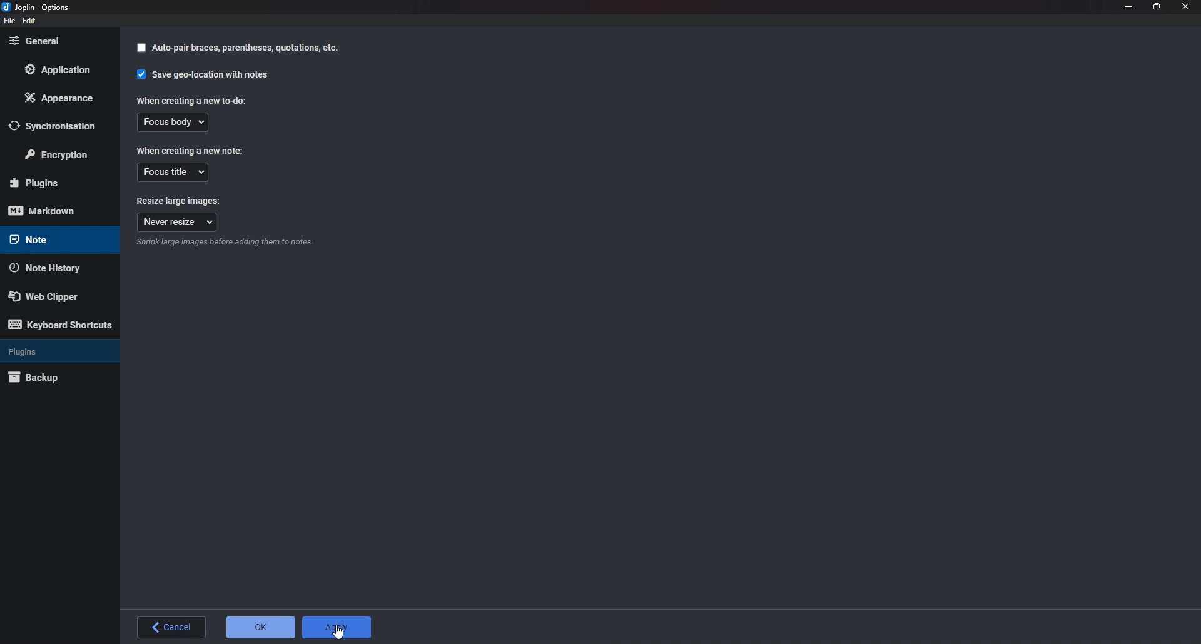 The height and width of the screenshot is (644, 1201). What do you see at coordinates (1130, 6) in the screenshot?
I see `Minimize` at bounding box center [1130, 6].